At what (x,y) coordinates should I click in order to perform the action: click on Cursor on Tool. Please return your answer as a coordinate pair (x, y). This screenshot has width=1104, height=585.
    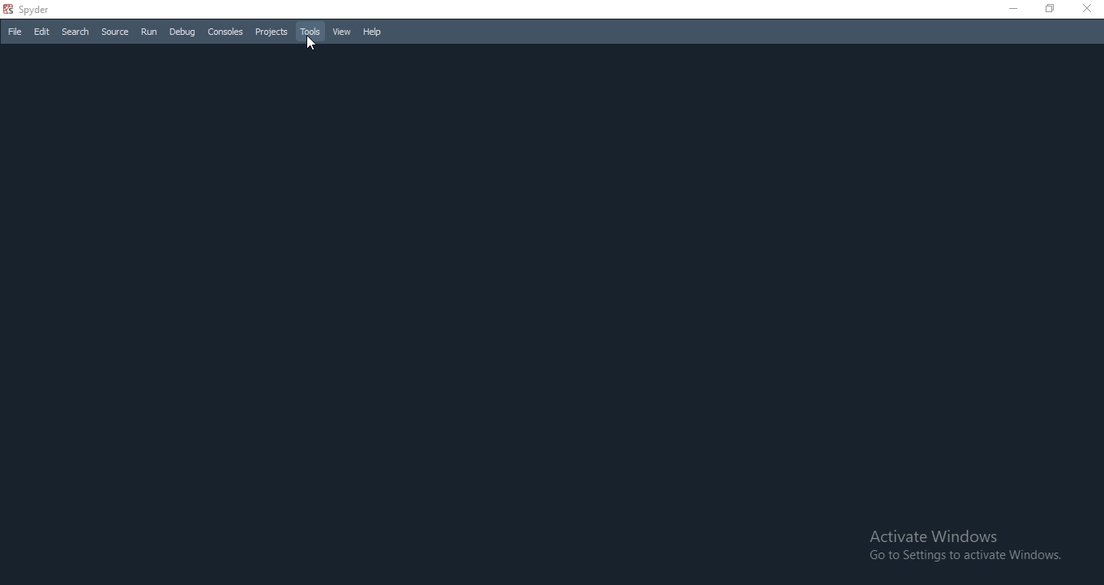
    Looking at the image, I should click on (313, 47).